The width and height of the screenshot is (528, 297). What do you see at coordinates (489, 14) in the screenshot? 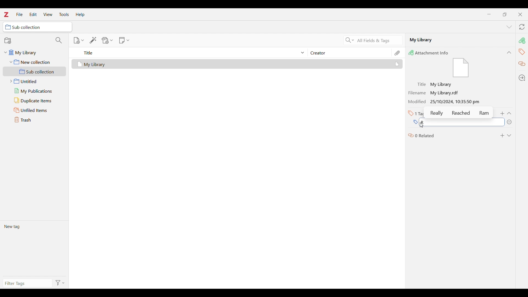
I see `Minimize` at bounding box center [489, 14].